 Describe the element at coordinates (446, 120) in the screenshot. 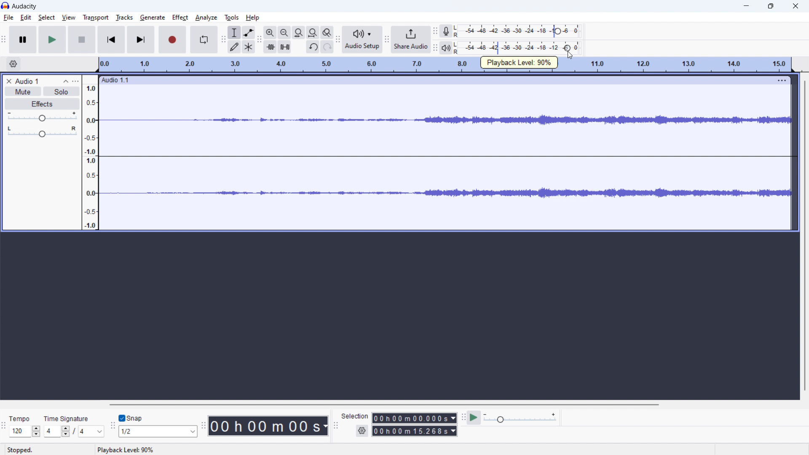

I see `waveform` at that location.